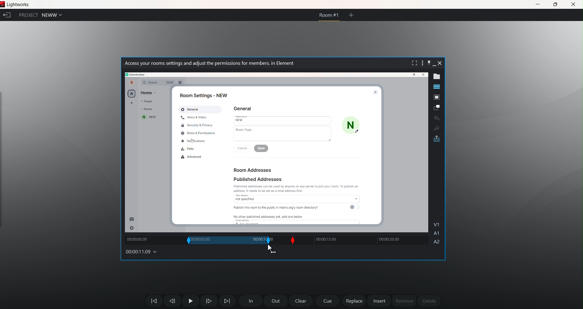 The width and height of the screenshot is (583, 309). What do you see at coordinates (574, 4) in the screenshot?
I see `close` at bounding box center [574, 4].